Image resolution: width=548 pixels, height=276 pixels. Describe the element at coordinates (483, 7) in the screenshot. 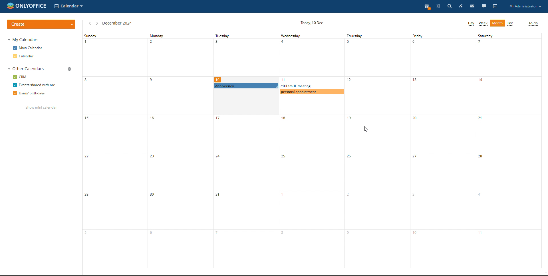

I see `talk` at that location.